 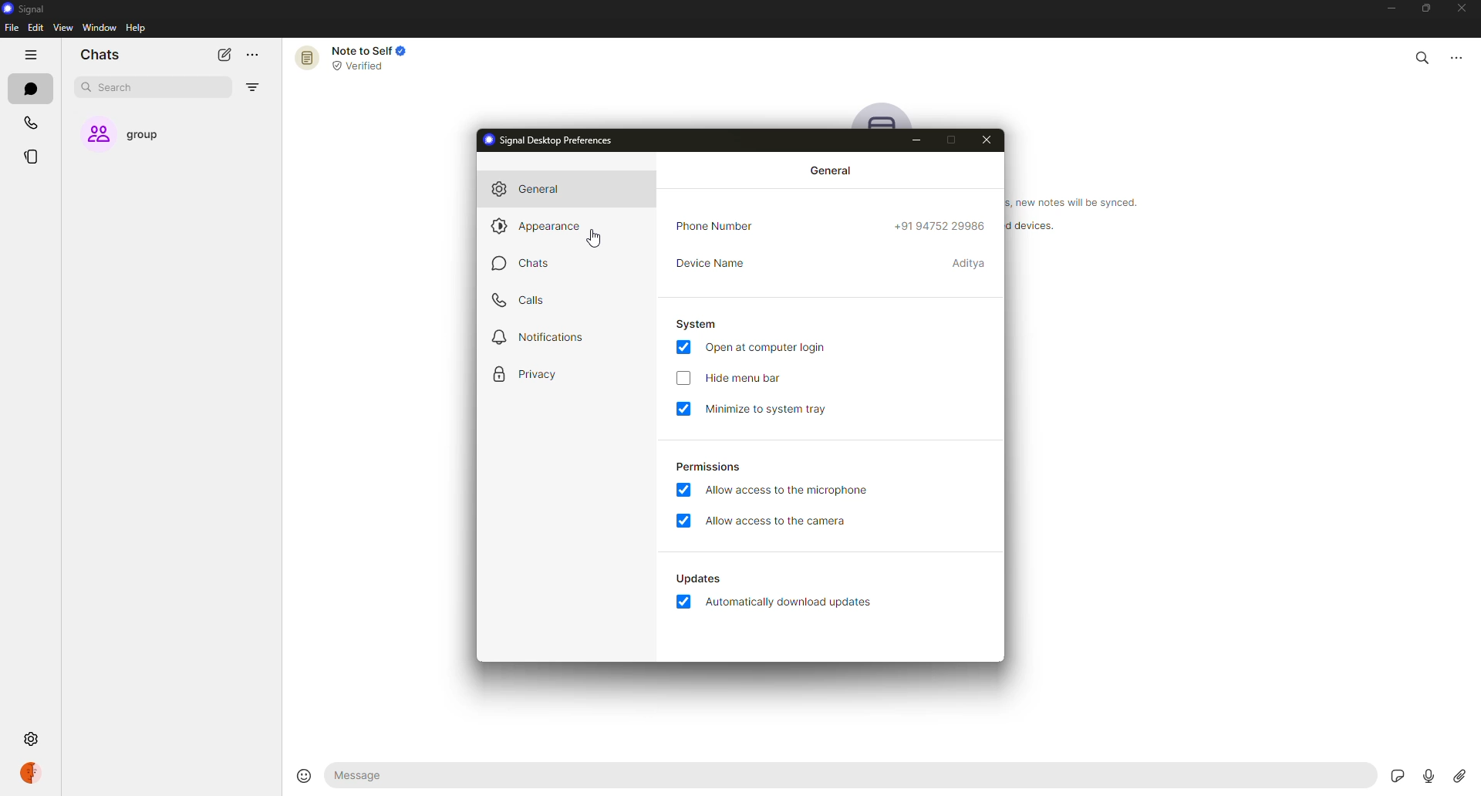 I want to click on settings, so click(x=102, y=739).